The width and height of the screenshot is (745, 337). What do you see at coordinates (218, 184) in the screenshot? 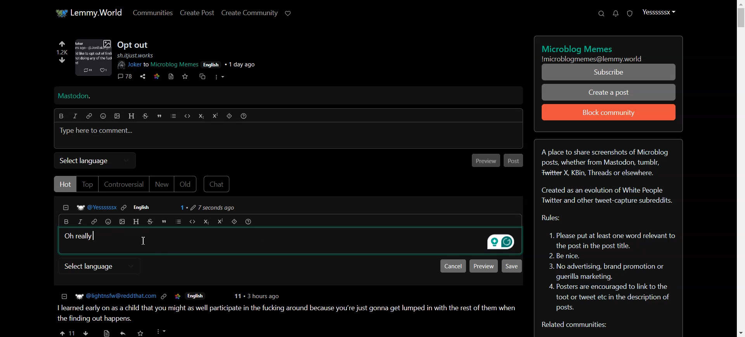
I see `Chat` at bounding box center [218, 184].